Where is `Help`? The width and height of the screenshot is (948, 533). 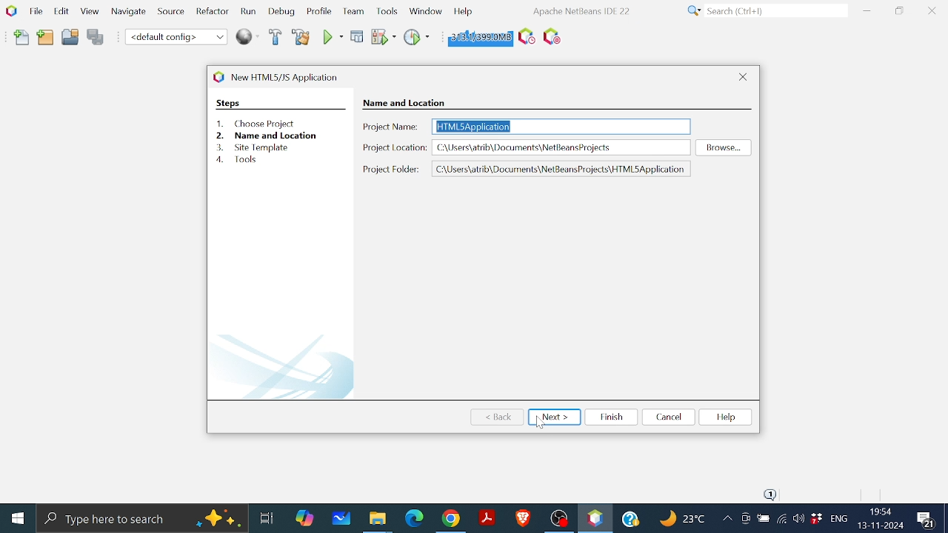
Help is located at coordinates (632, 517).